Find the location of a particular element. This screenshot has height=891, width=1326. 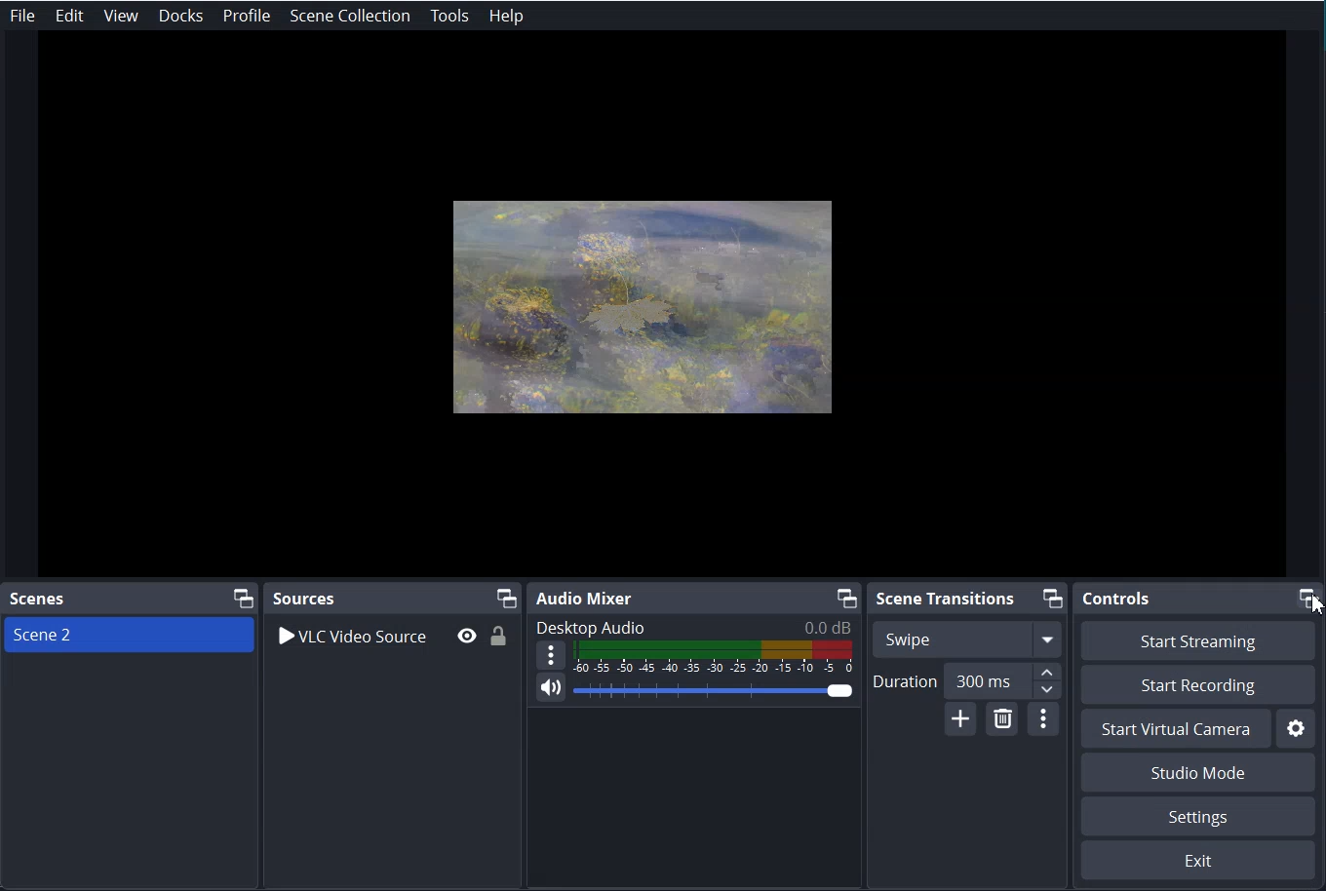

Exit is located at coordinates (1195, 861).